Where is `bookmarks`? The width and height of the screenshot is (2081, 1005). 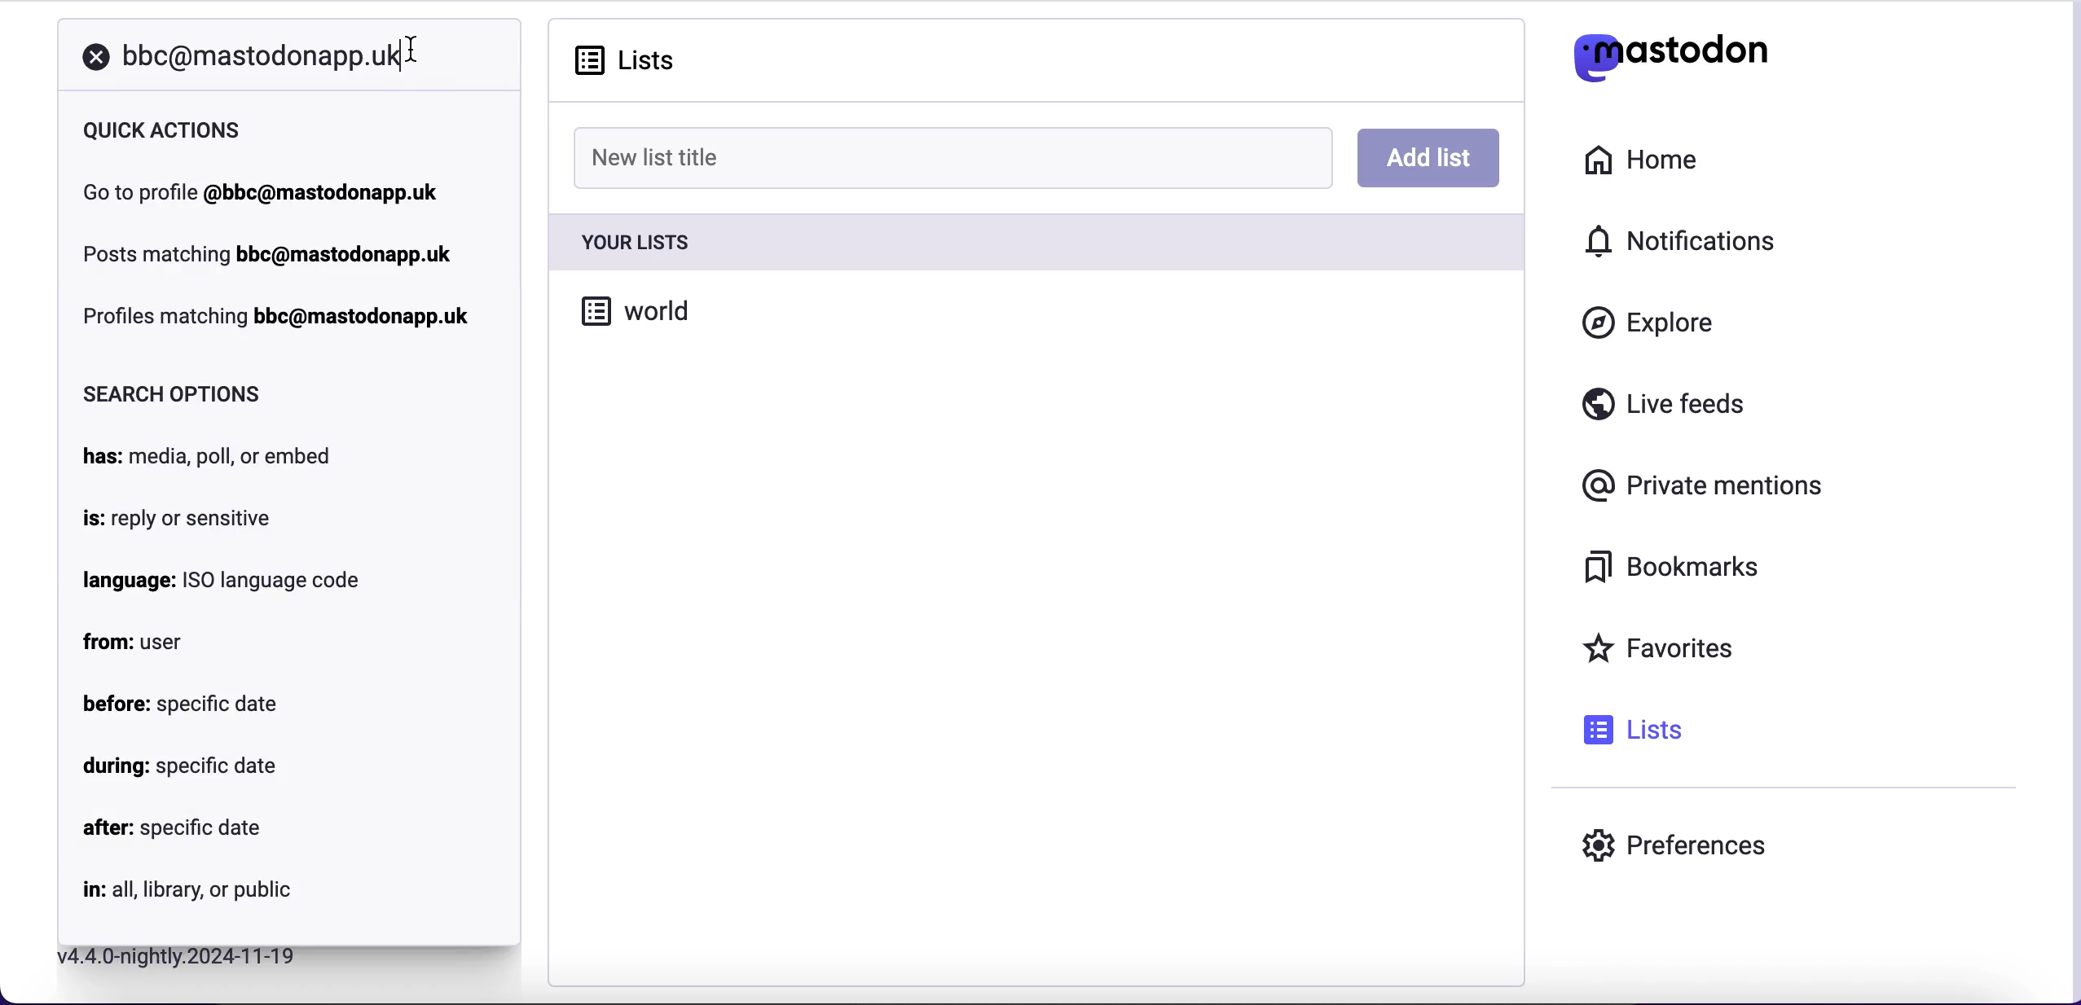
bookmarks is located at coordinates (1677, 568).